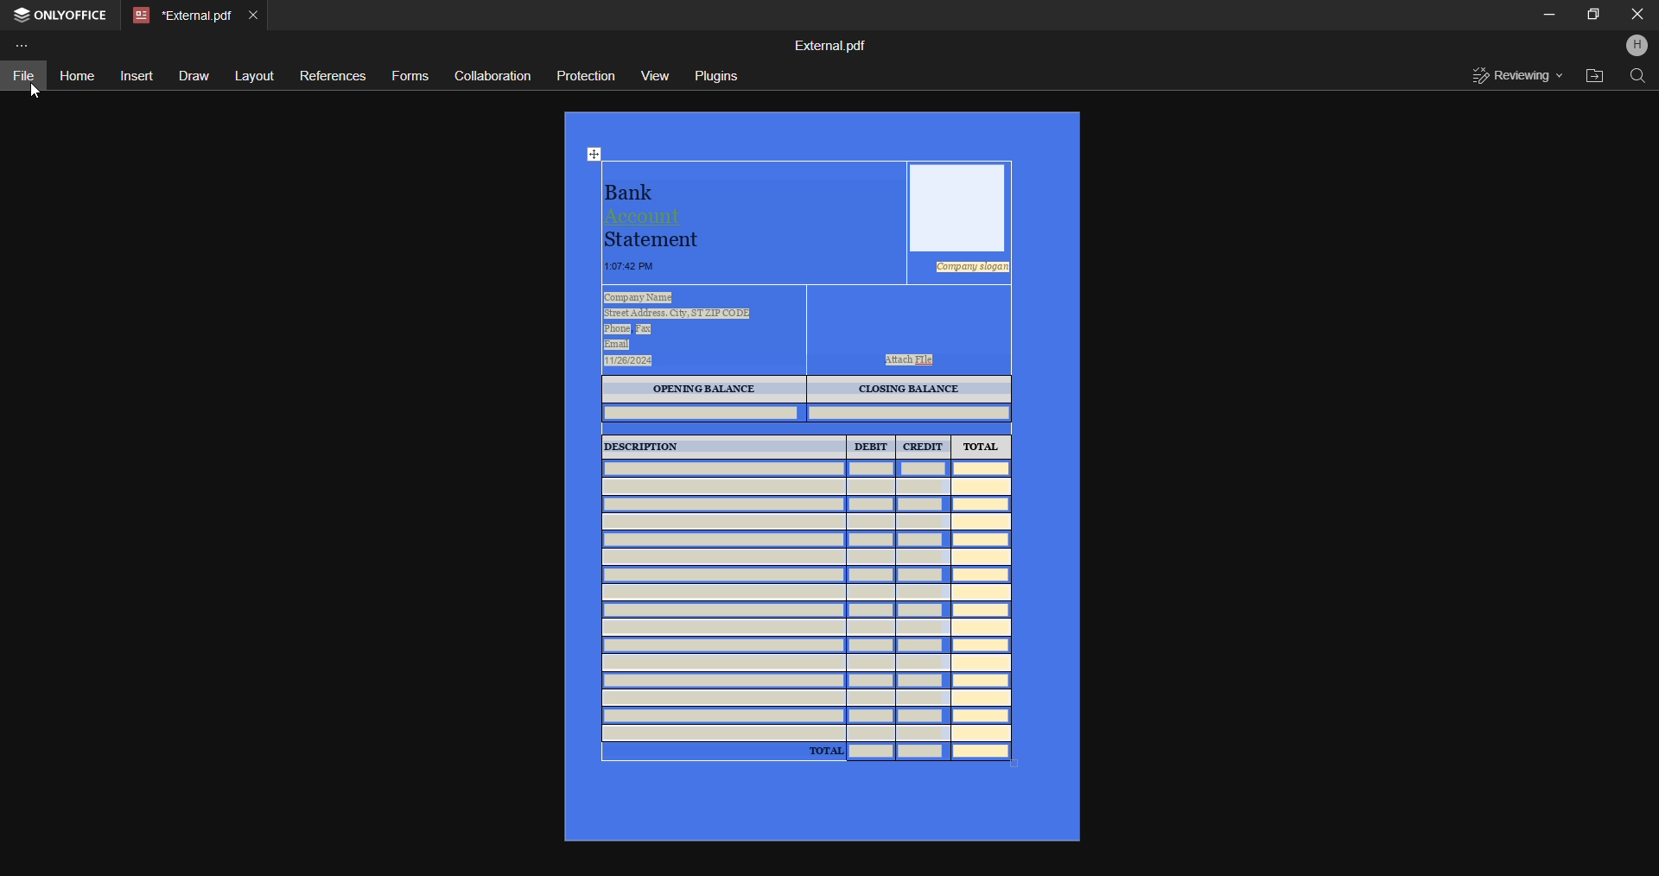 The image size is (1659, 876). What do you see at coordinates (254, 13) in the screenshot?
I see `Close Current tab` at bounding box center [254, 13].